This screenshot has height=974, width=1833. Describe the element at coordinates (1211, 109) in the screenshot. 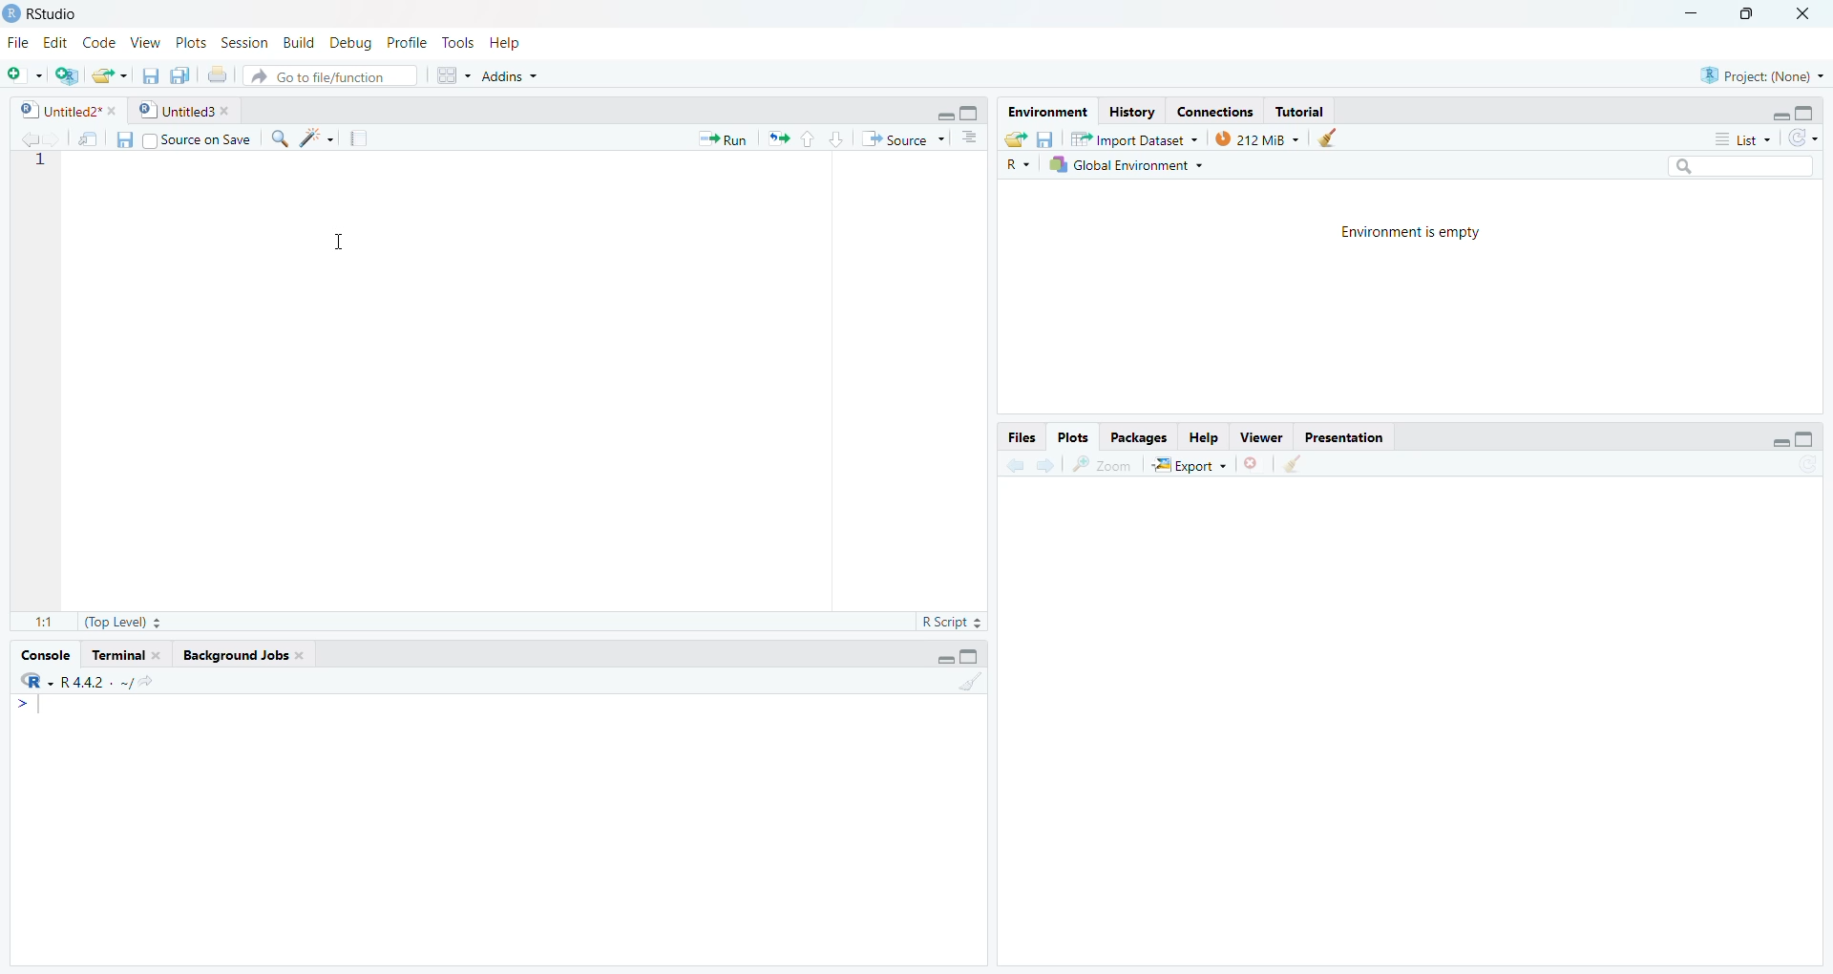

I see `connections` at that location.